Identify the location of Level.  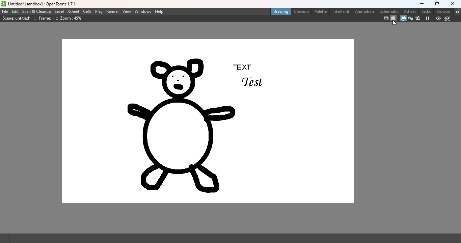
(59, 12).